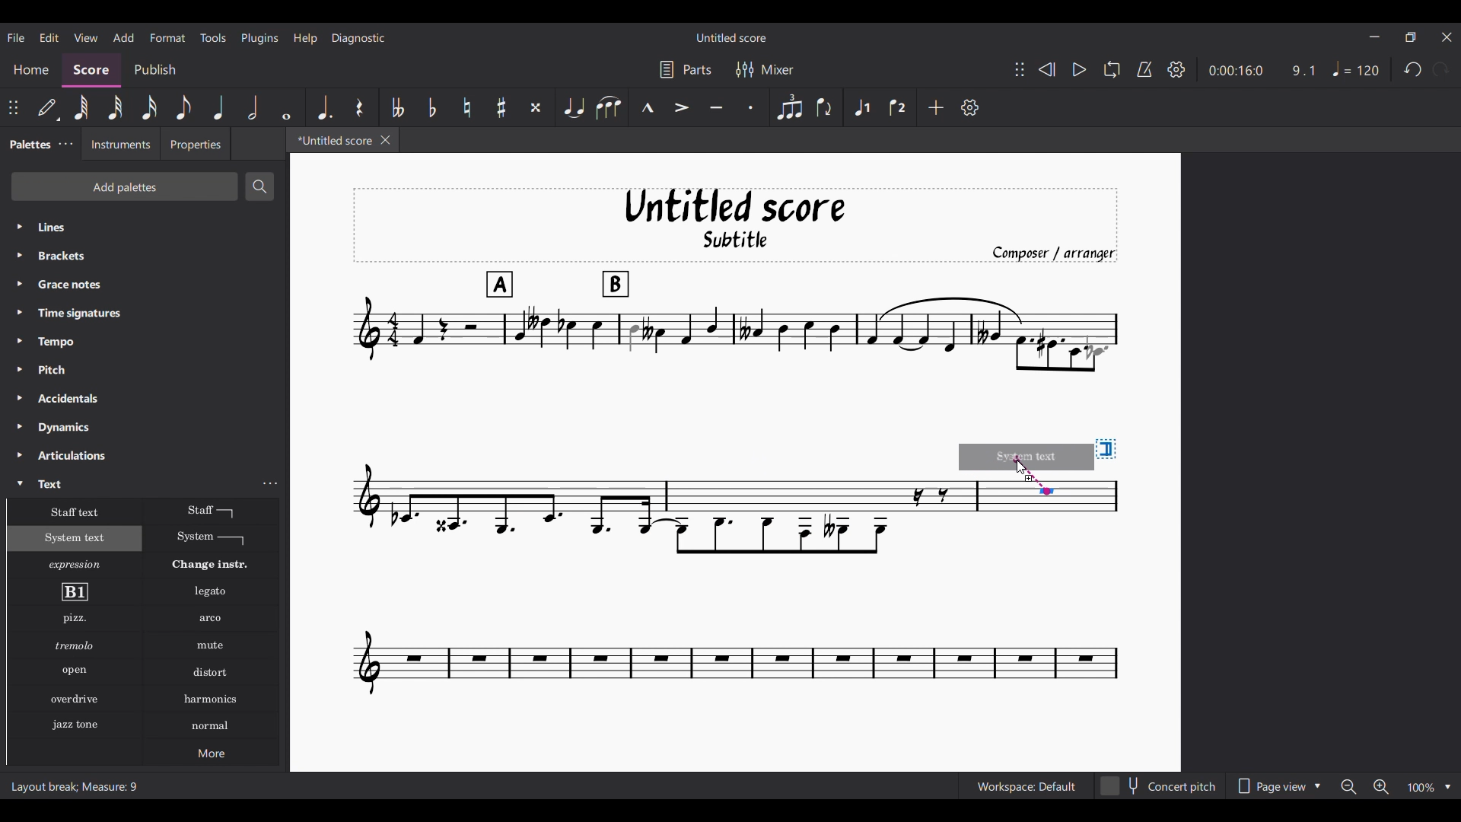 This screenshot has width=1461, height=822. Describe the element at coordinates (259, 38) in the screenshot. I see `Plugins menu` at that location.